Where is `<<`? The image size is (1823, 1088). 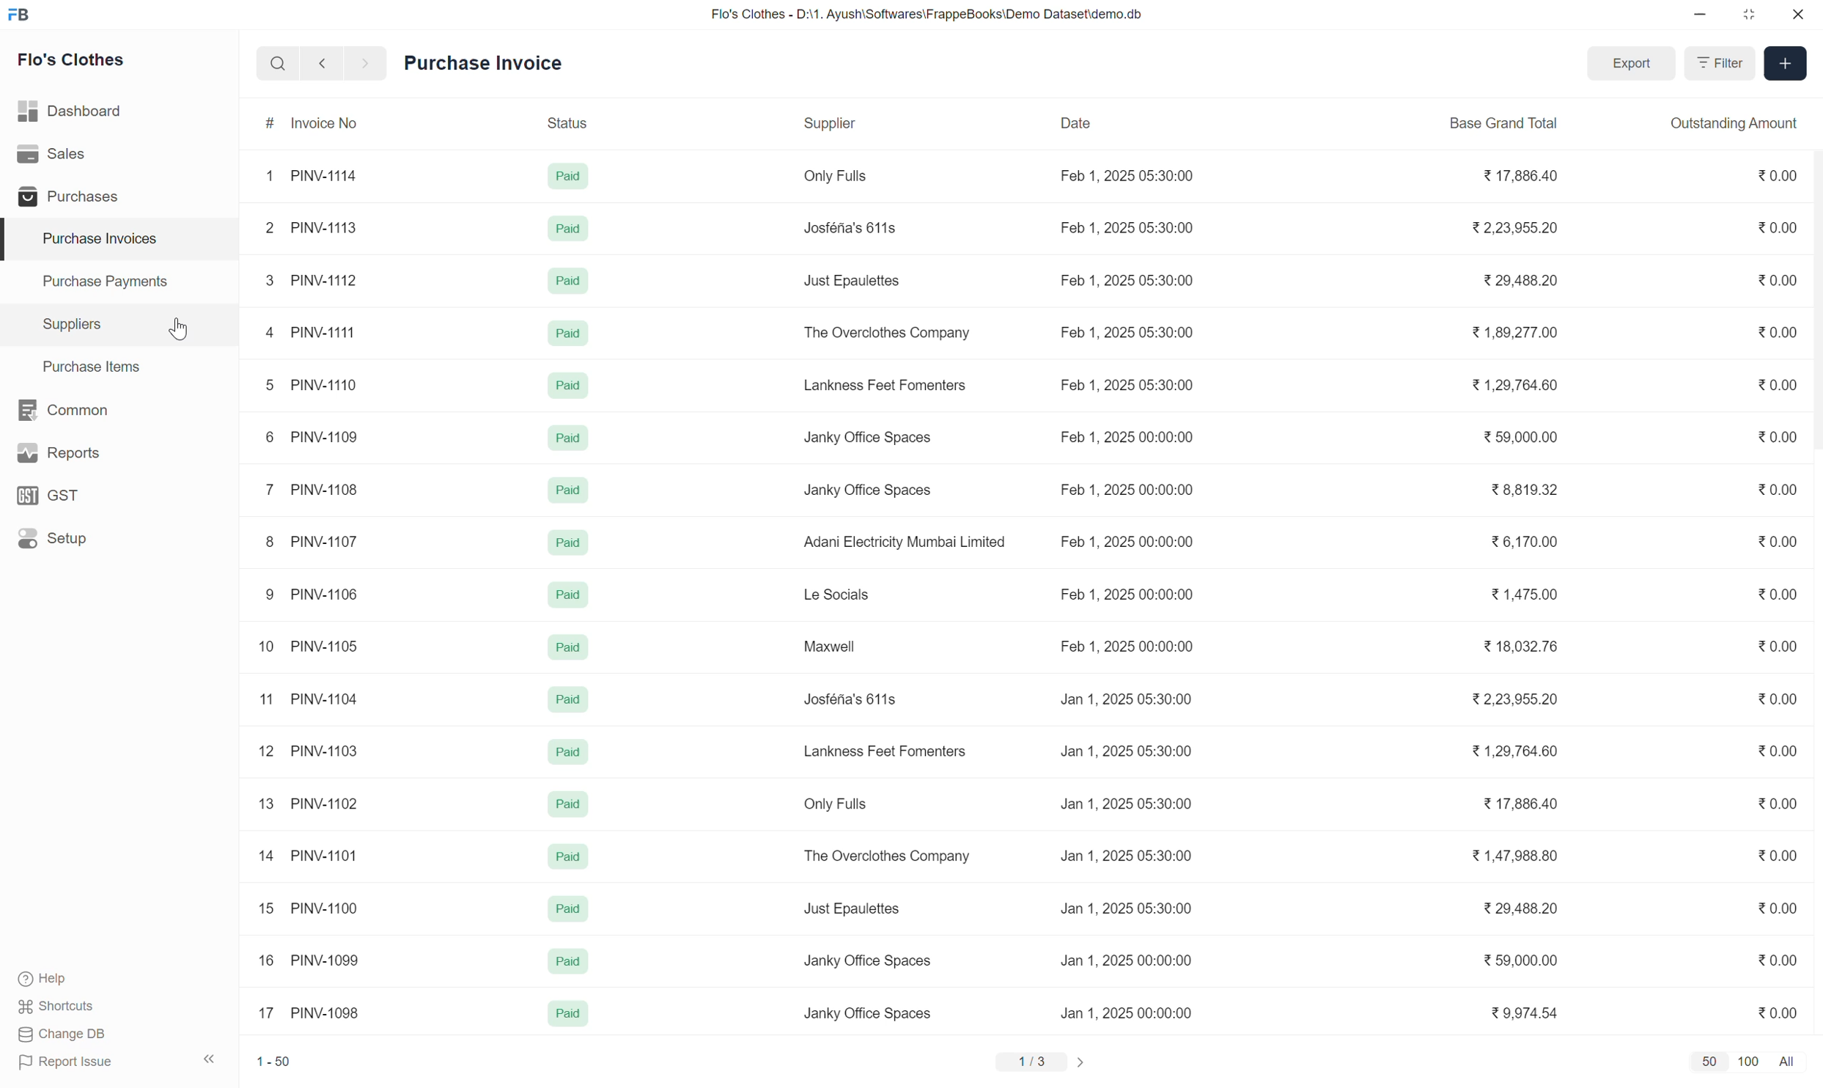 << is located at coordinates (209, 1058).